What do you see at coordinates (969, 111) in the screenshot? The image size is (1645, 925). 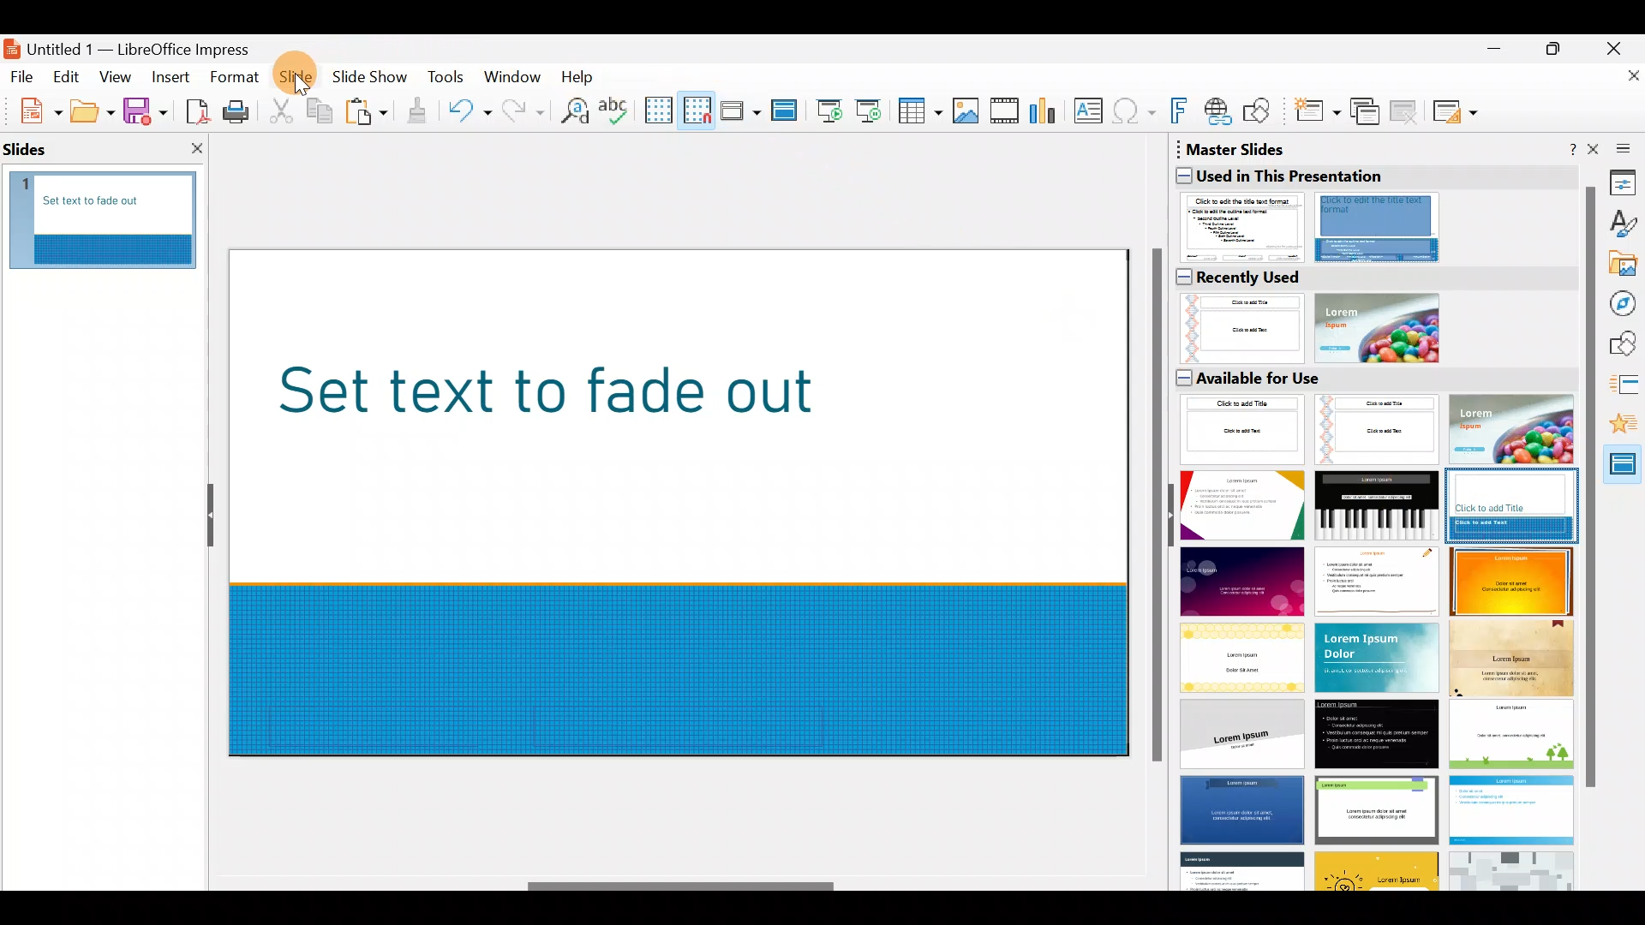 I see `Insert image` at bounding box center [969, 111].